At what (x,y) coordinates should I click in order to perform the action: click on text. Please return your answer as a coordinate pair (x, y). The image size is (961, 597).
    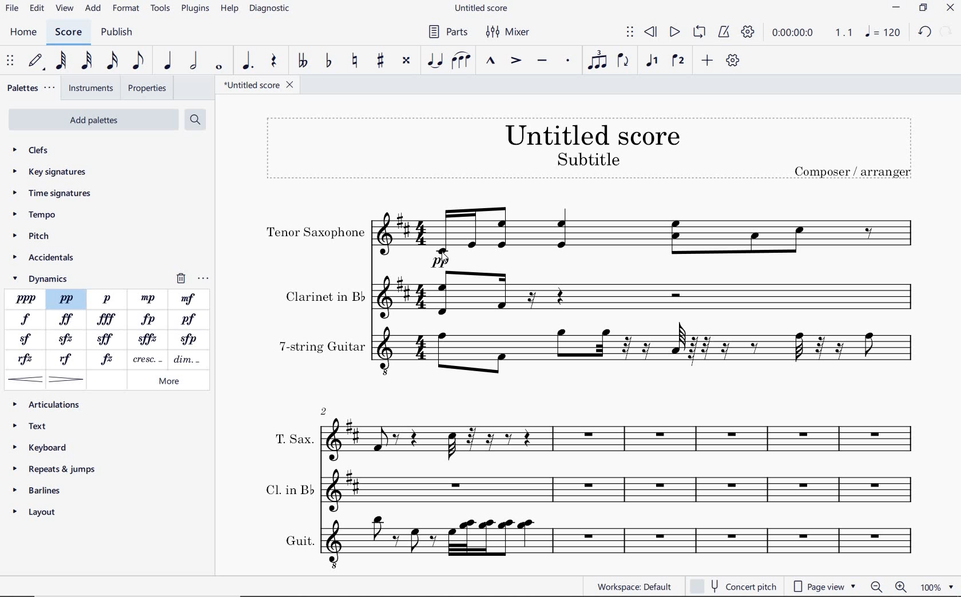
    Looking at the image, I should click on (587, 158).